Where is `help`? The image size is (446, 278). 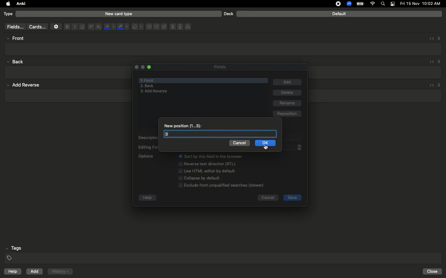 help is located at coordinates (148, 198).